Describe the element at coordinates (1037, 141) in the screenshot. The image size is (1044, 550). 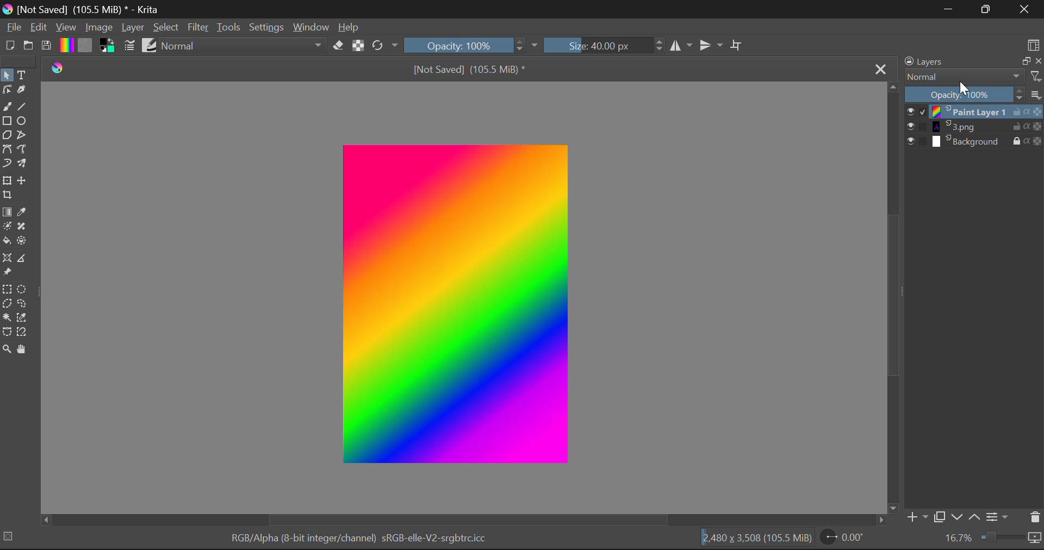
I see `Transparency ` at that location.